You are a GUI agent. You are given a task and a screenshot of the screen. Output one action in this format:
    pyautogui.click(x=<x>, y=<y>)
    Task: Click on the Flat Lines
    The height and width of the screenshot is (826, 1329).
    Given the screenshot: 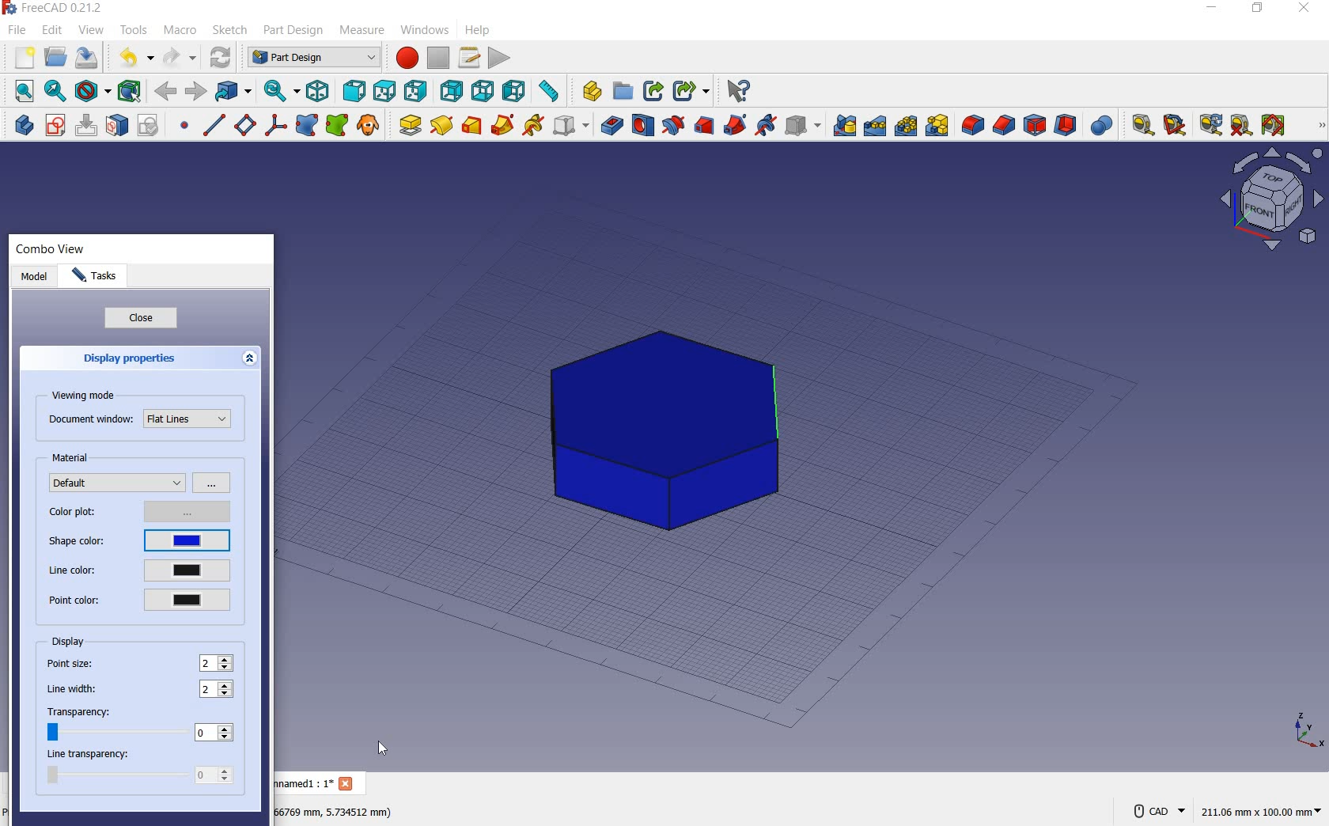 What is the action you would take?
    pyautogui.click(x=191, y=419)
    